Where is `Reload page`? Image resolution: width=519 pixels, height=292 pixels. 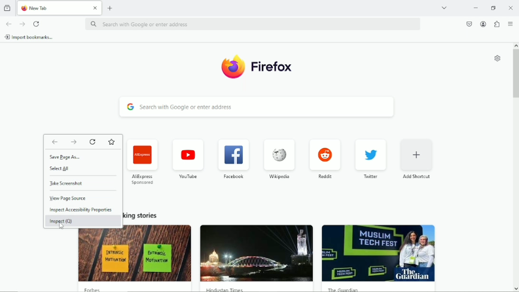
Reload page is located at coordinates (93, 142).